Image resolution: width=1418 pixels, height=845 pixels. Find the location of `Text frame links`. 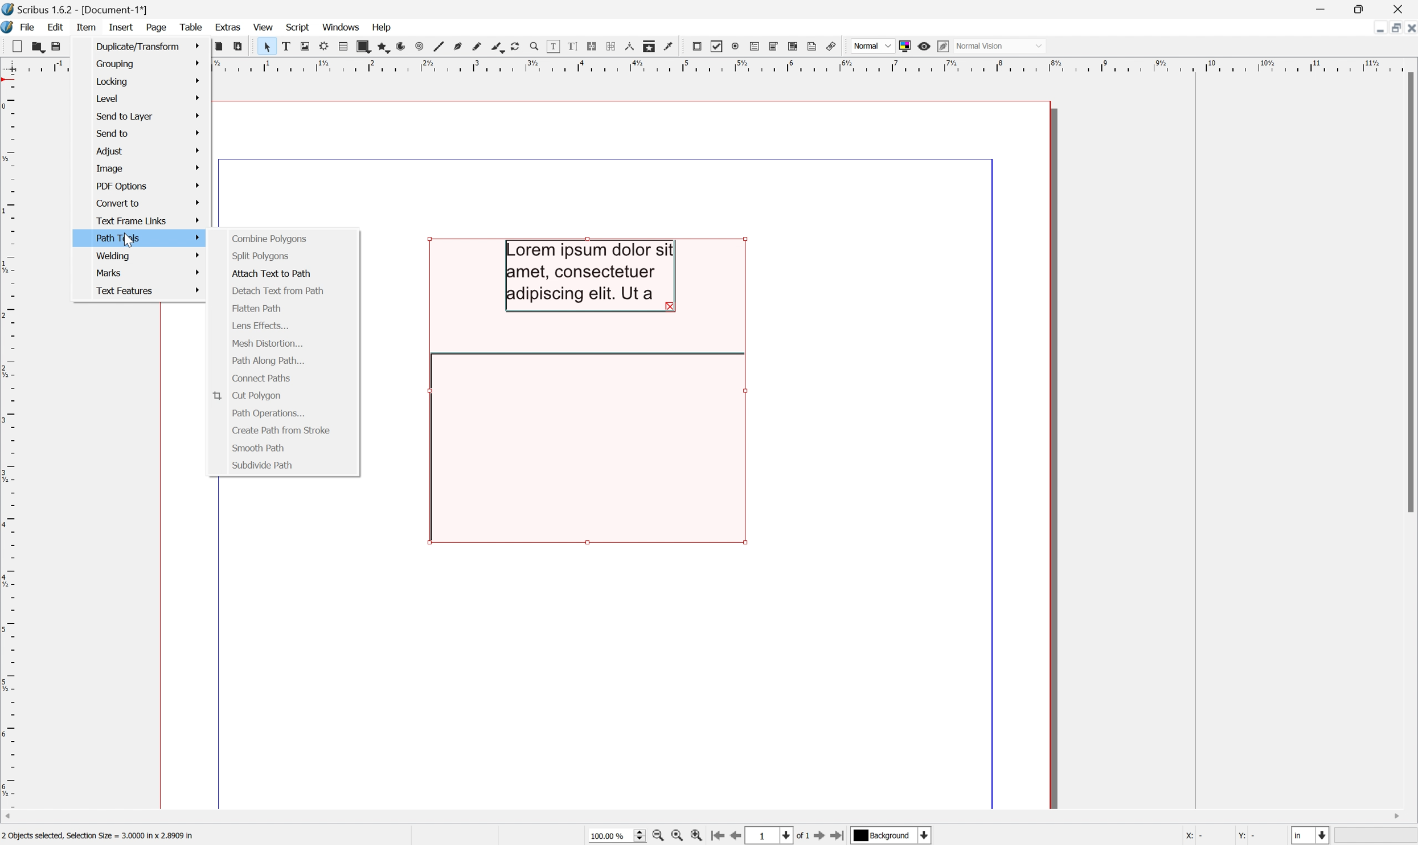

Text frame links is located at coordinates (149, 219).